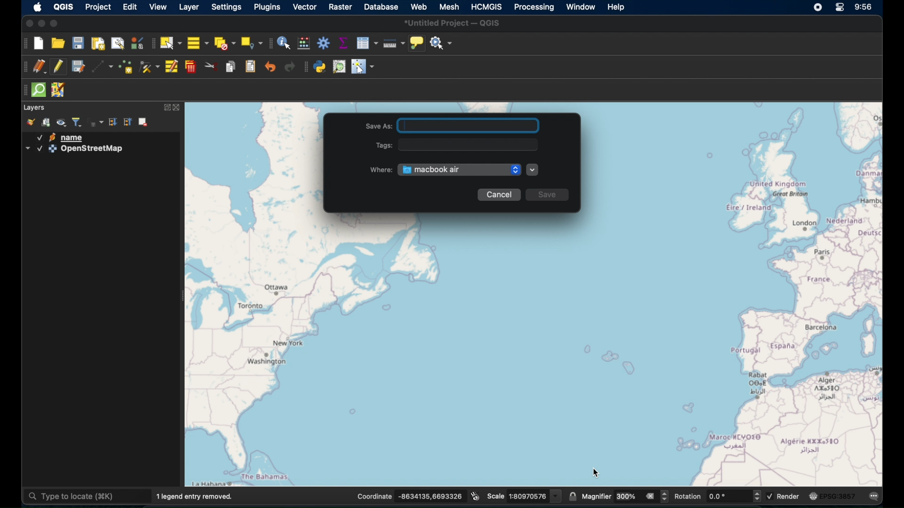 The height and width of the screenshot is (508, 904). Describe the element at coordinates (784, 495) in the screenshot. I see `render` at that location.